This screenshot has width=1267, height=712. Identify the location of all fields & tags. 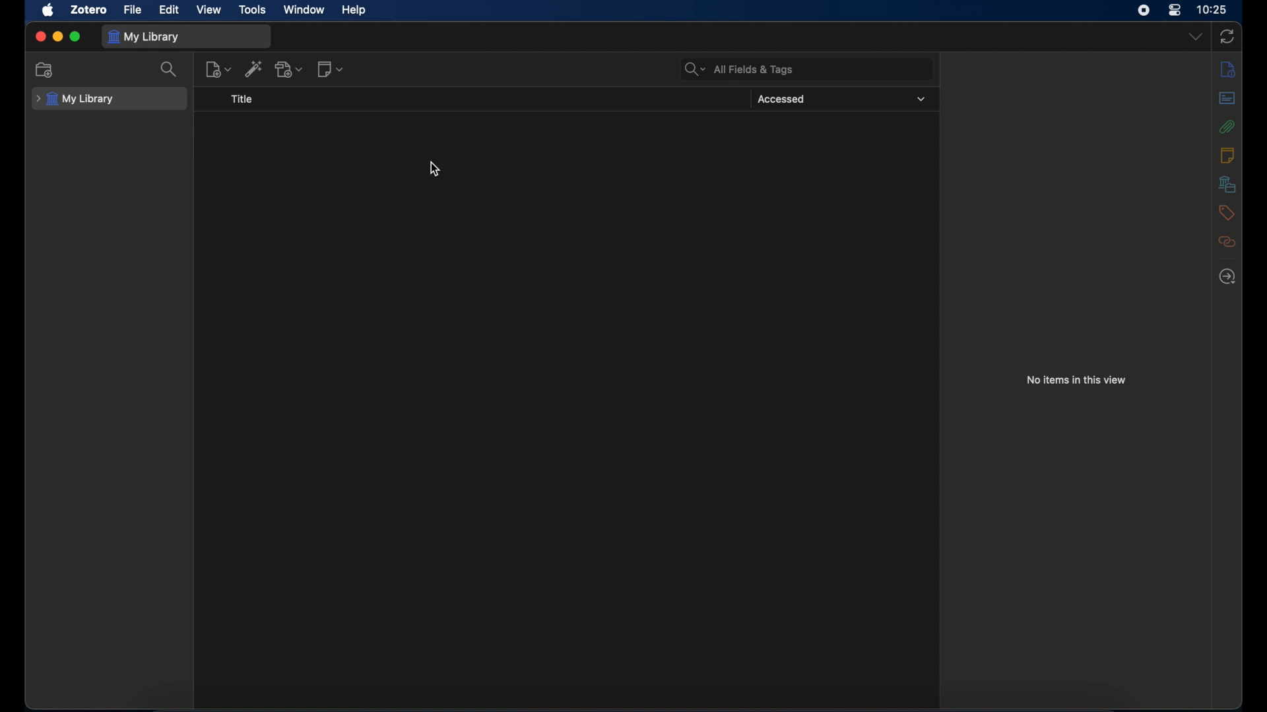
(738, 69).